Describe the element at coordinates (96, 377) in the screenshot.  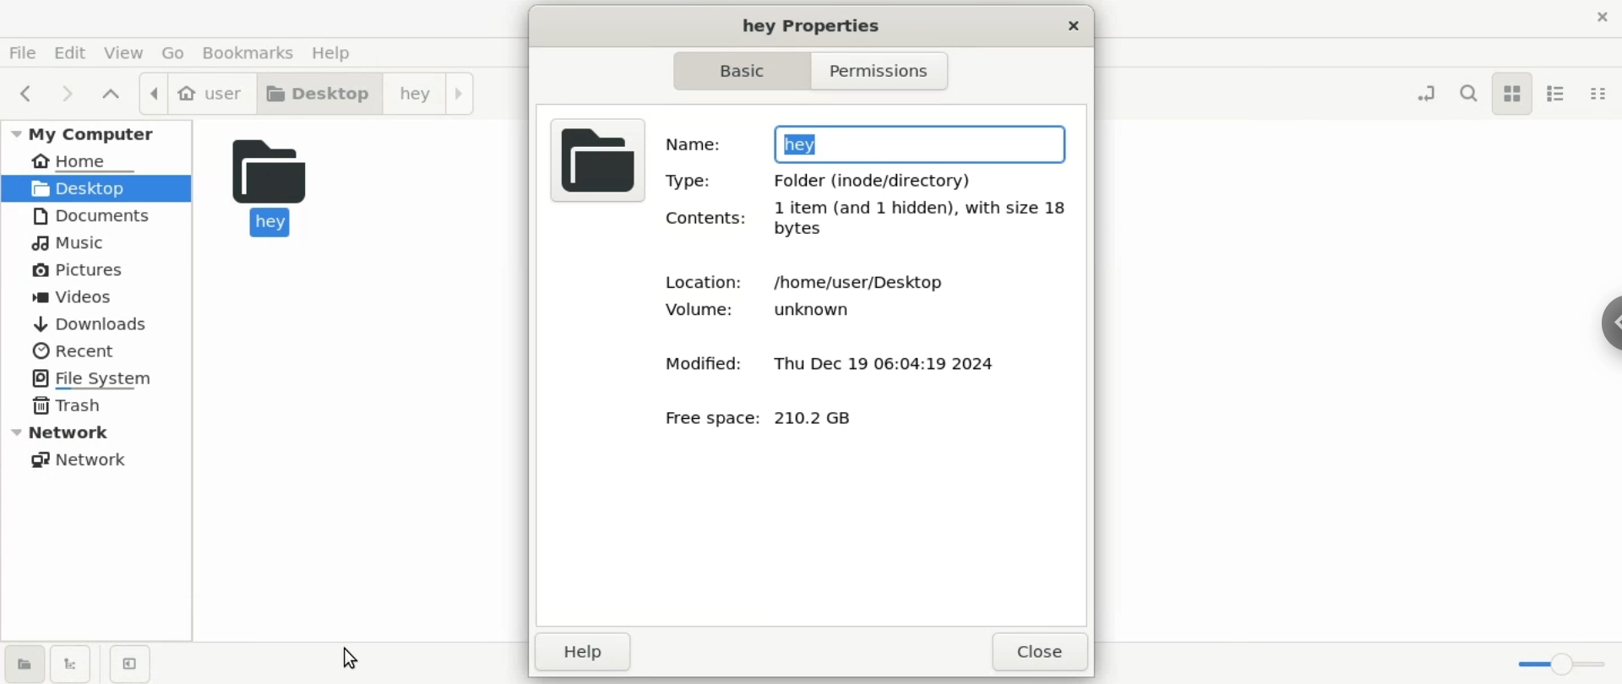
I see `file system` at that location.